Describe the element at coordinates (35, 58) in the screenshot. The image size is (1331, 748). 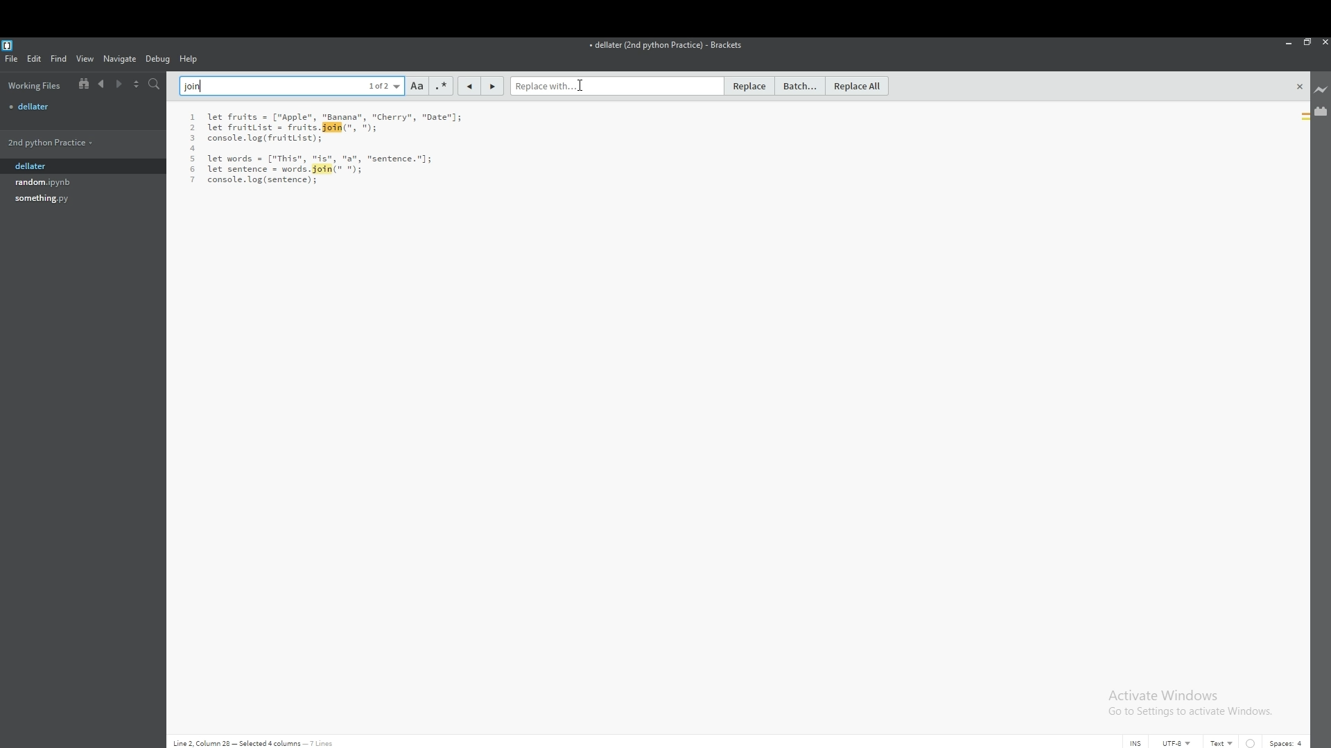
I see `edit` at that location.